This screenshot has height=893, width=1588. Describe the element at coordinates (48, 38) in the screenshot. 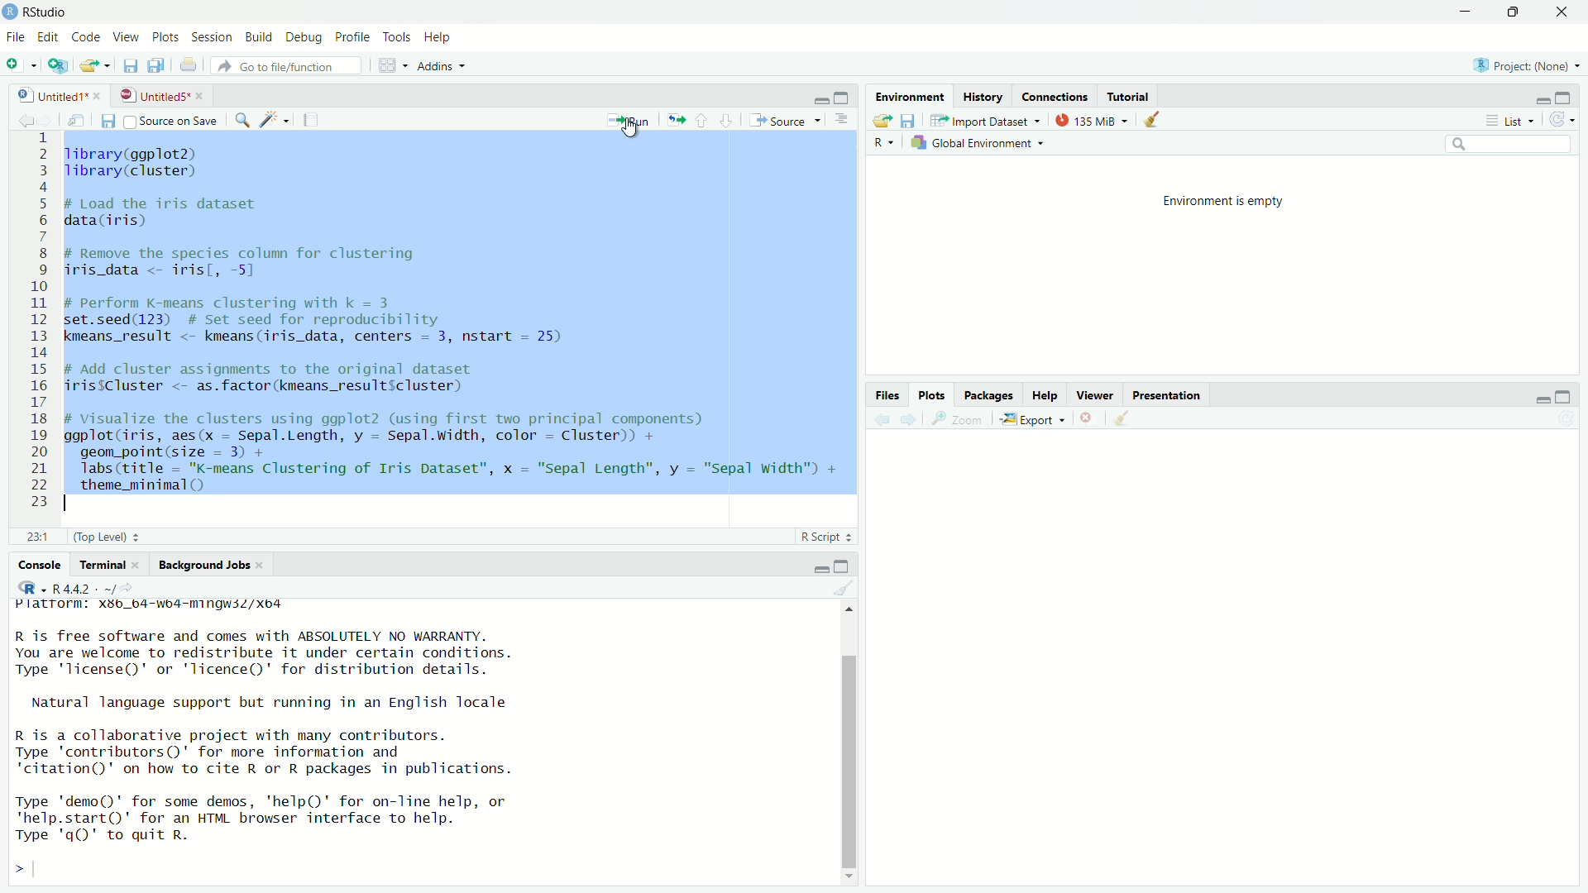

I see `edit` at that location.